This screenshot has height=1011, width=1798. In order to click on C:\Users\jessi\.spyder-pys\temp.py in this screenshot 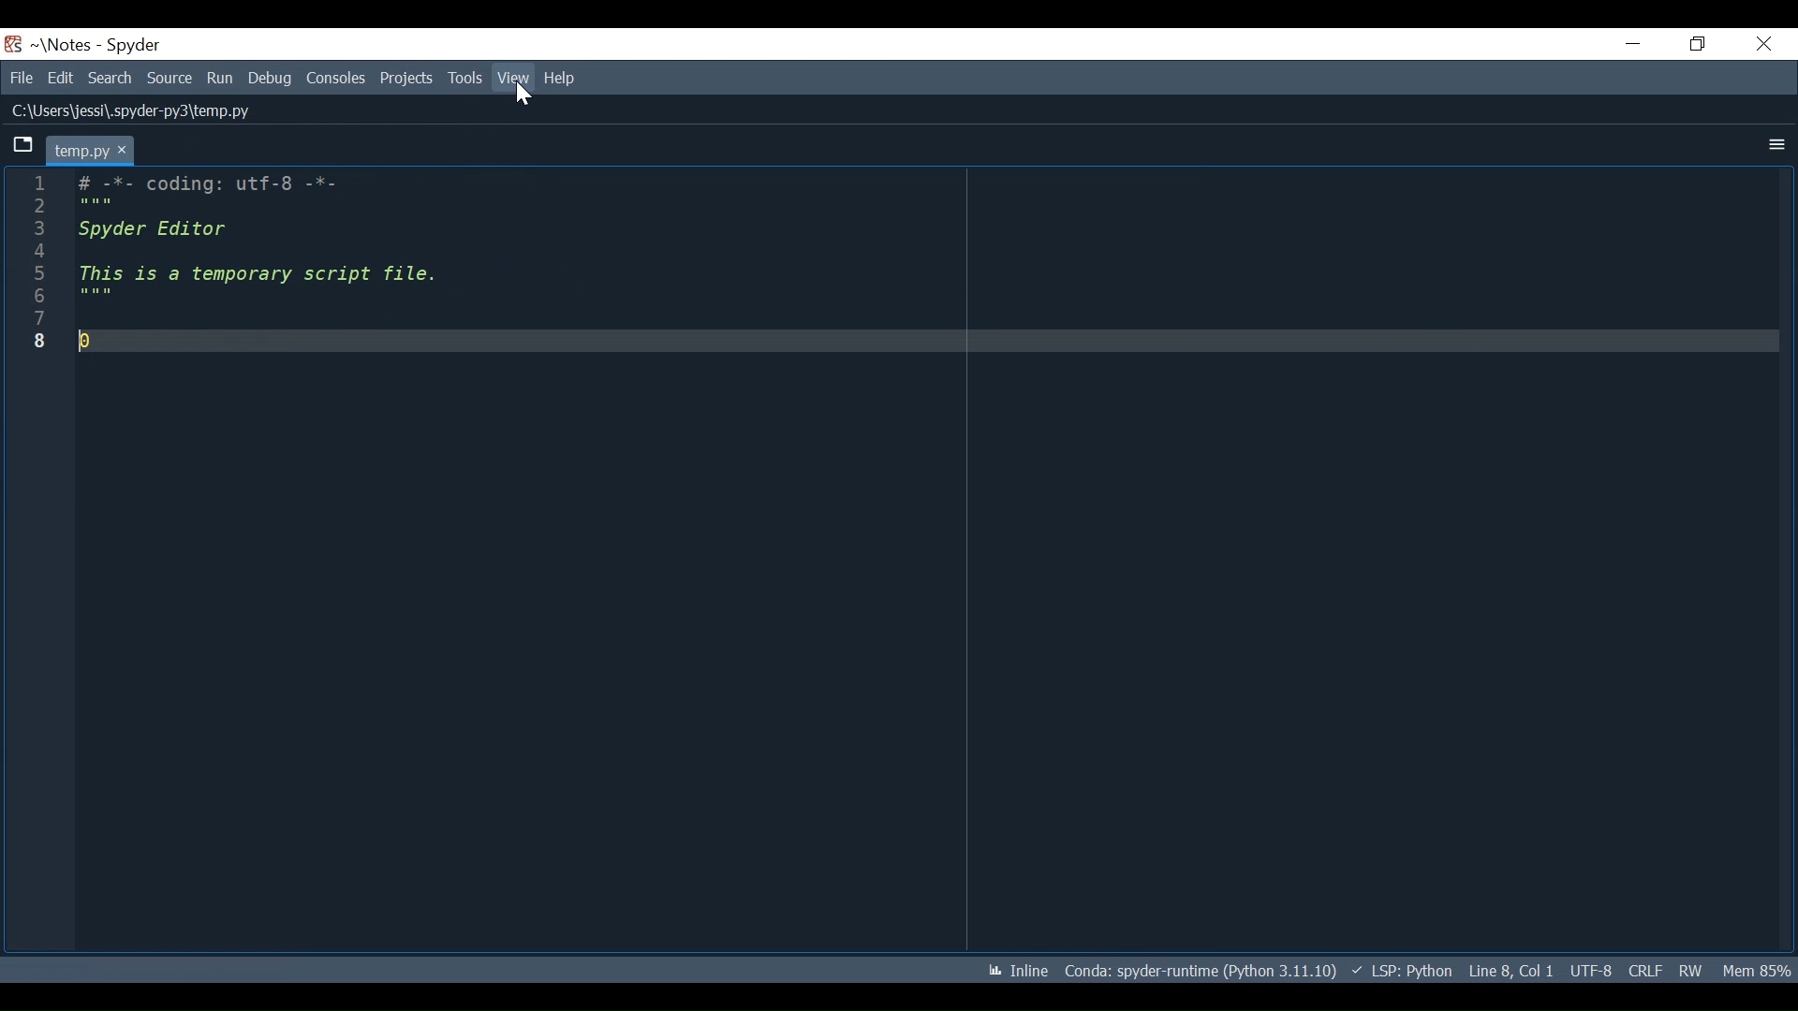, I will do `click(147, 112)`.